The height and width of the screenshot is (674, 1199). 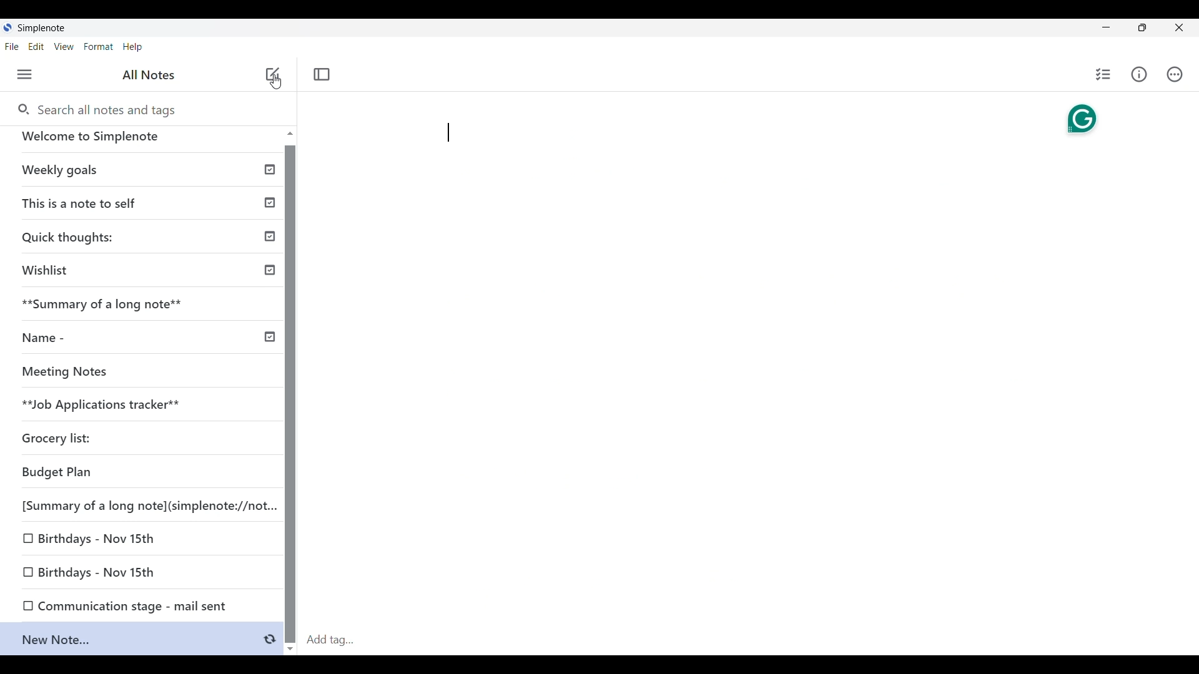 What do you see at coordinates (1106, 27) in the screenshot?
I see `Minimize` at bounding box center [1106, 27].